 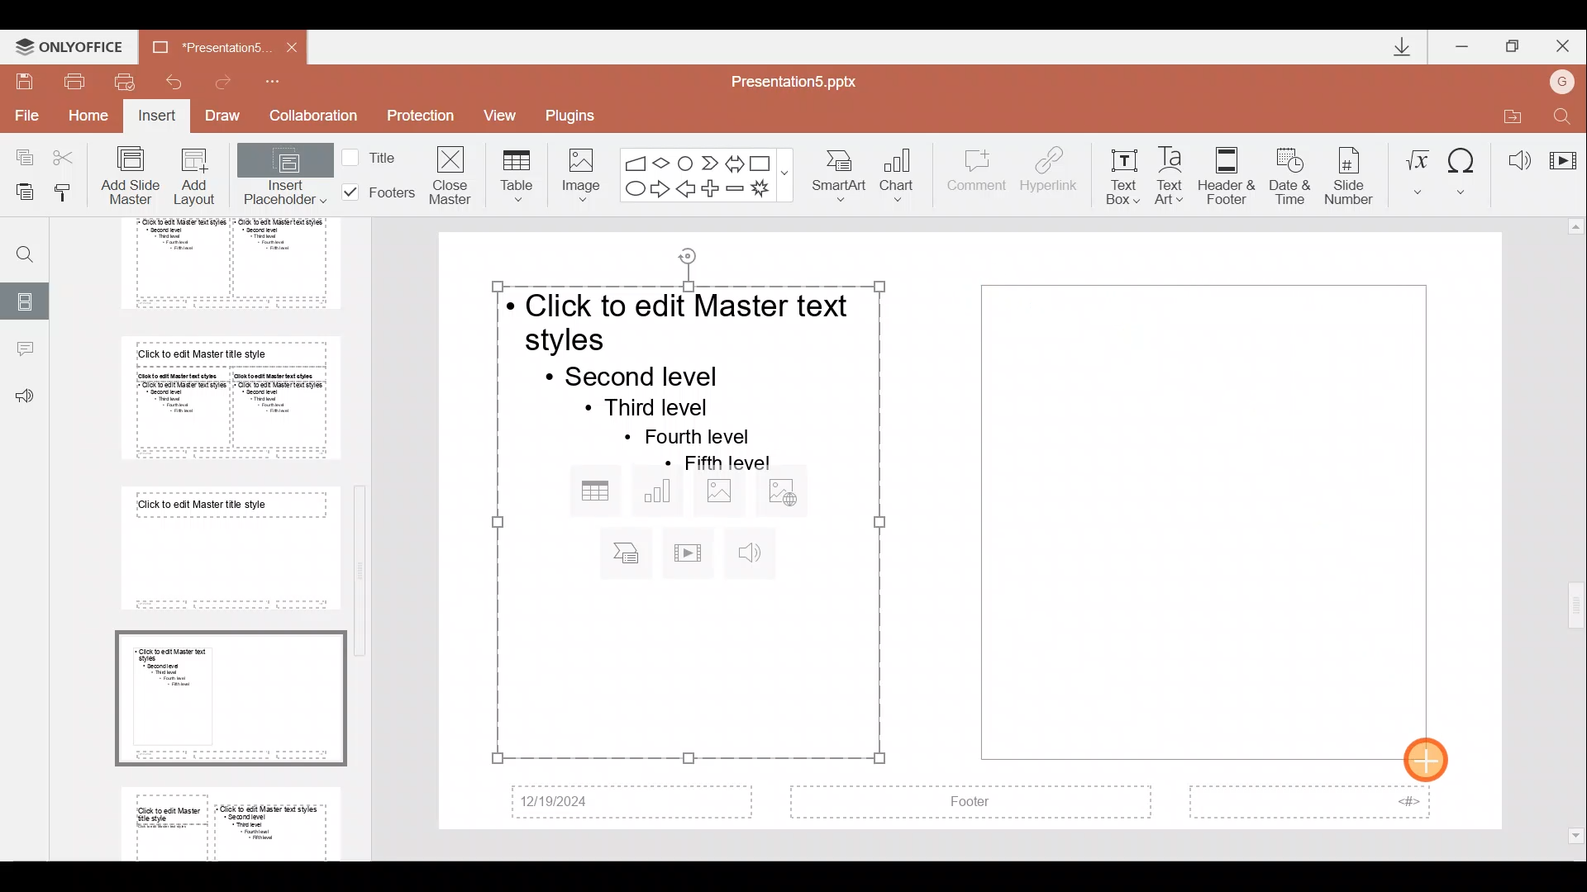 I want to click on Plugins, so click(x=576, y=113).